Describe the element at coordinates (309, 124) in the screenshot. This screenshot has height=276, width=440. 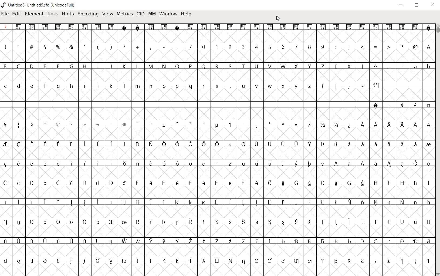
I see `1/4` at that location.